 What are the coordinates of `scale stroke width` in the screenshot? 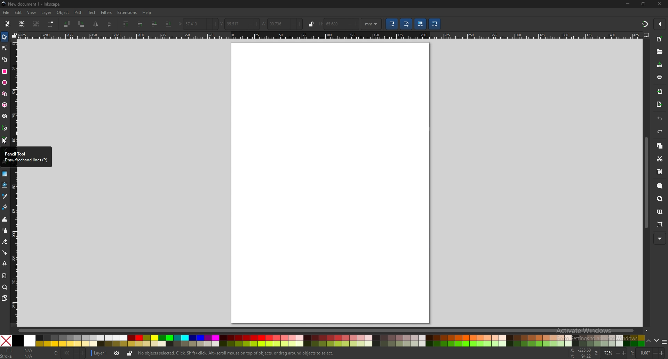 It's located at (392, 24).